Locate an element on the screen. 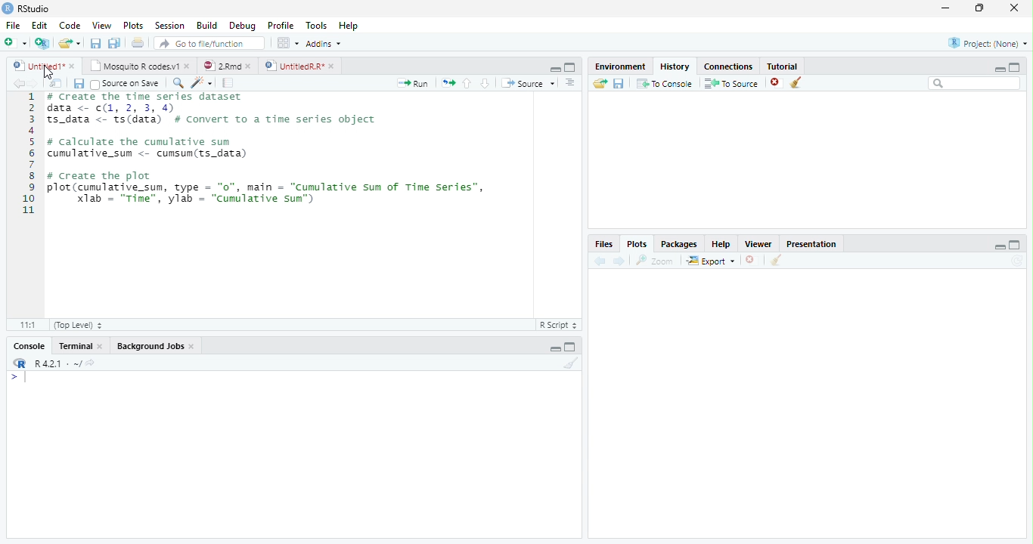  Print is located at coordinates (139, 44).